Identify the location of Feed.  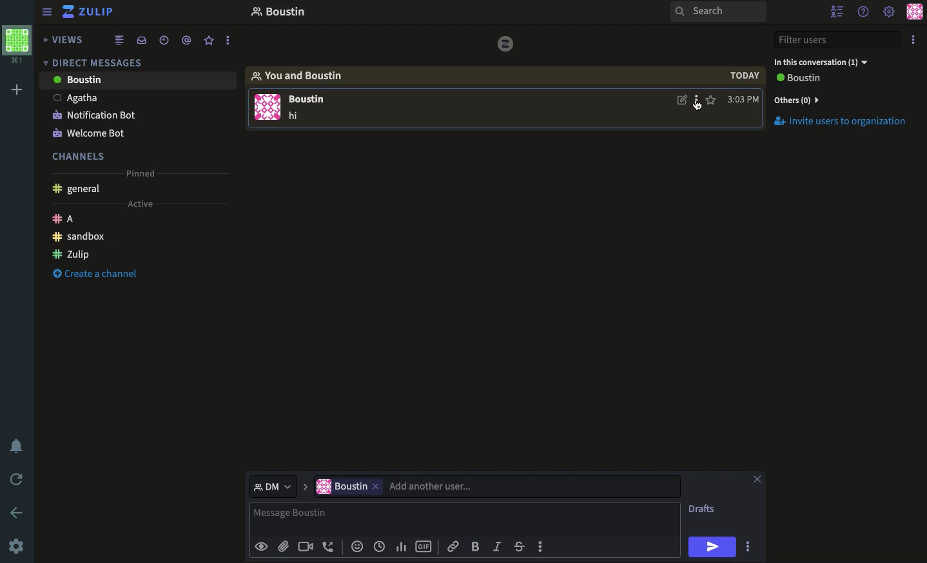
(121, 41).